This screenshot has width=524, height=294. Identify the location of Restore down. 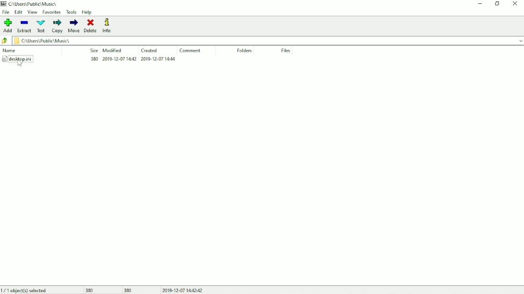
(497, 4).